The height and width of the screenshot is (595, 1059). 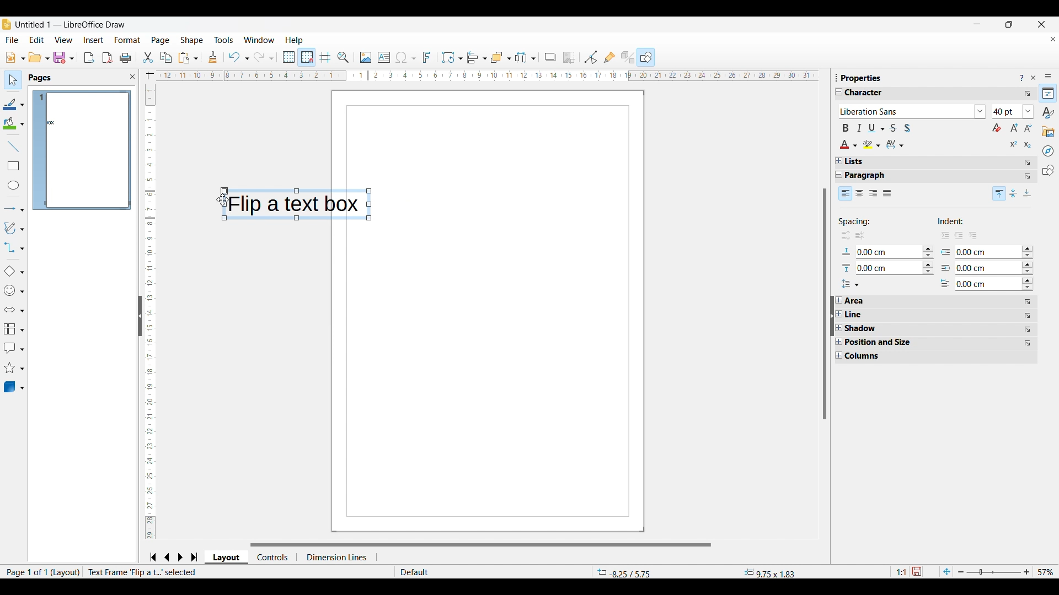 I want to click on Help about sidebar, so click(x=1021, y=78).